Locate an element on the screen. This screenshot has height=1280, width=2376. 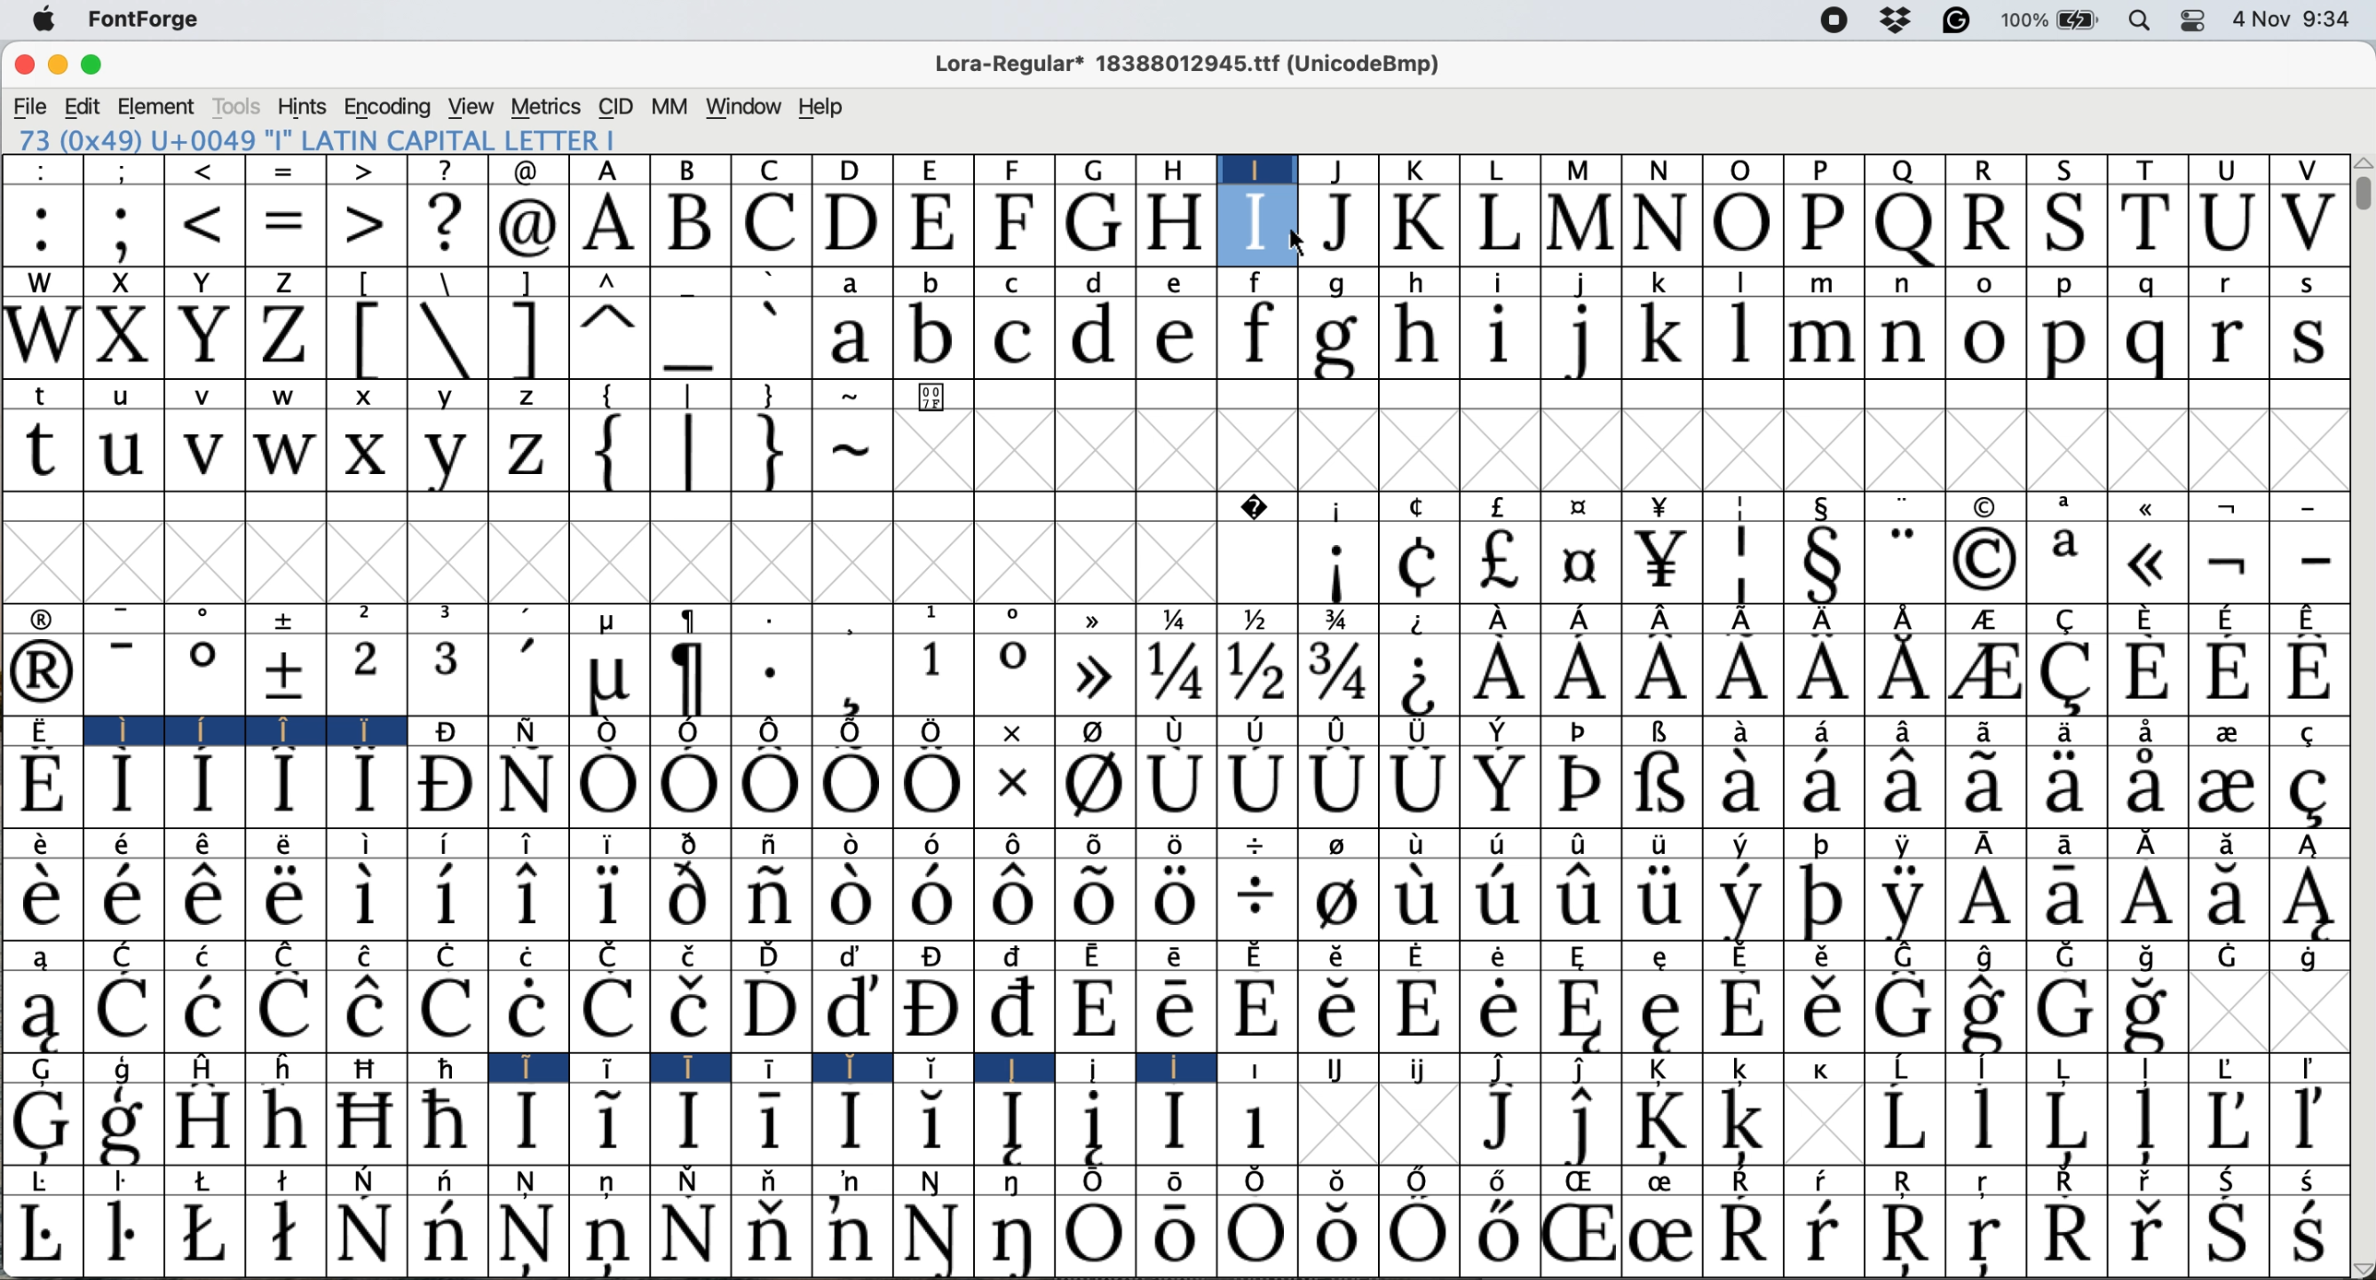
Symbol is located at coordinates (1825, 563).